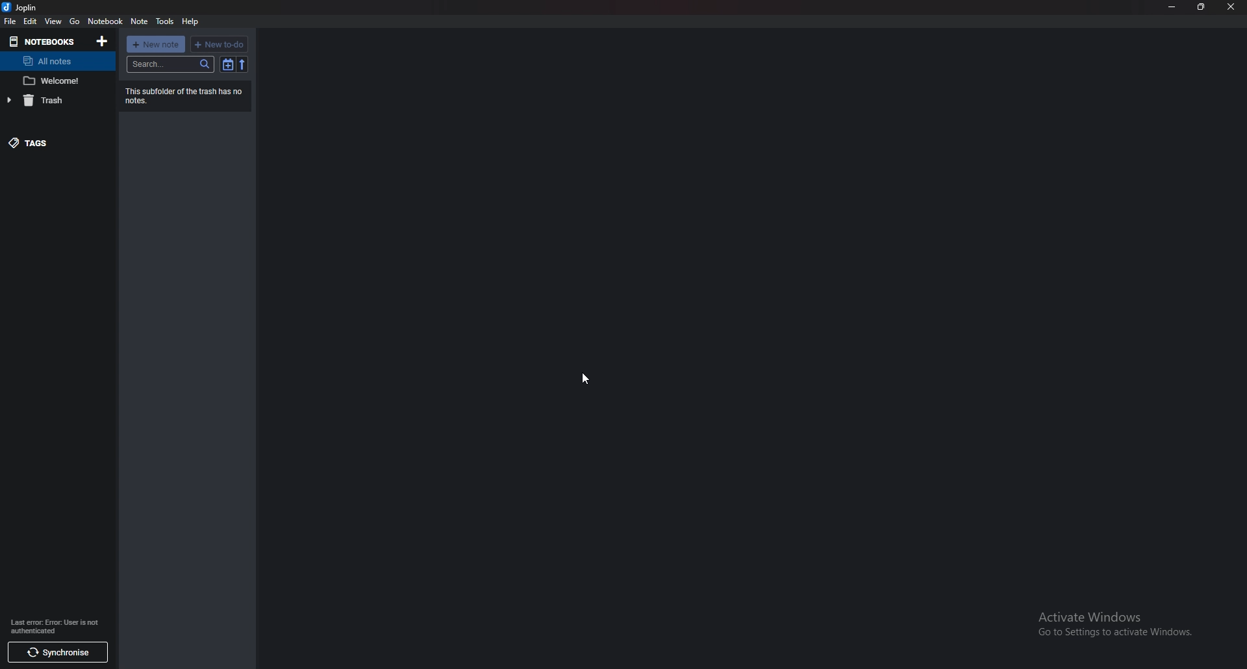  I want to click on note, so click(139, 21).